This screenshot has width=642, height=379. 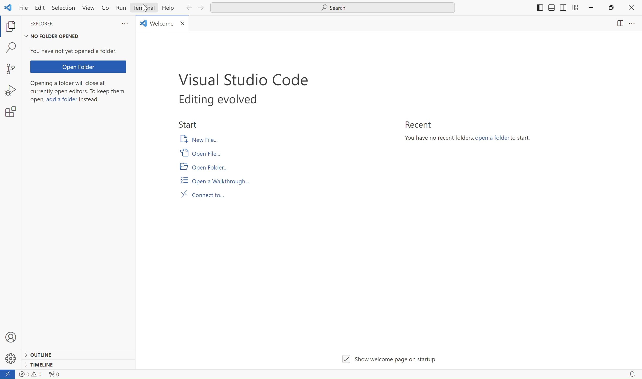 What do you see at coordinates (53, 35) in the screenshot?
I see `no folder opened` at bounding box center [53, 35].